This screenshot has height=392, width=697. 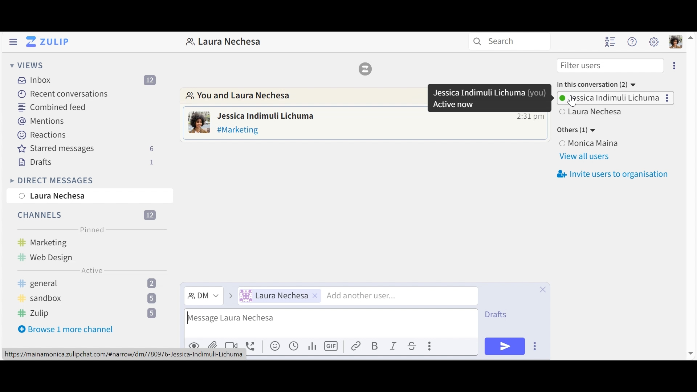 What do you see at coordinates (53, 197) in the screenshot?
I see `Laura Nechesa` at bounding box center [53, 197].